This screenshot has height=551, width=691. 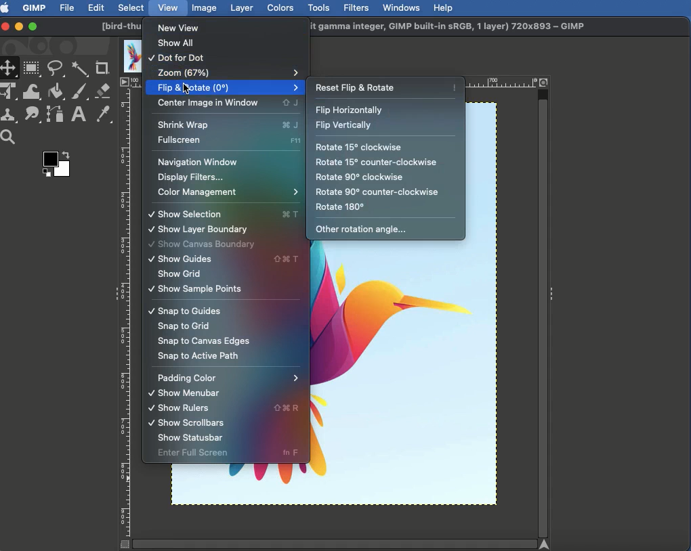 What do you see at coordinates (229, 378) in the screenshot?
I see `Padding color` at bounding box center [229, 378].